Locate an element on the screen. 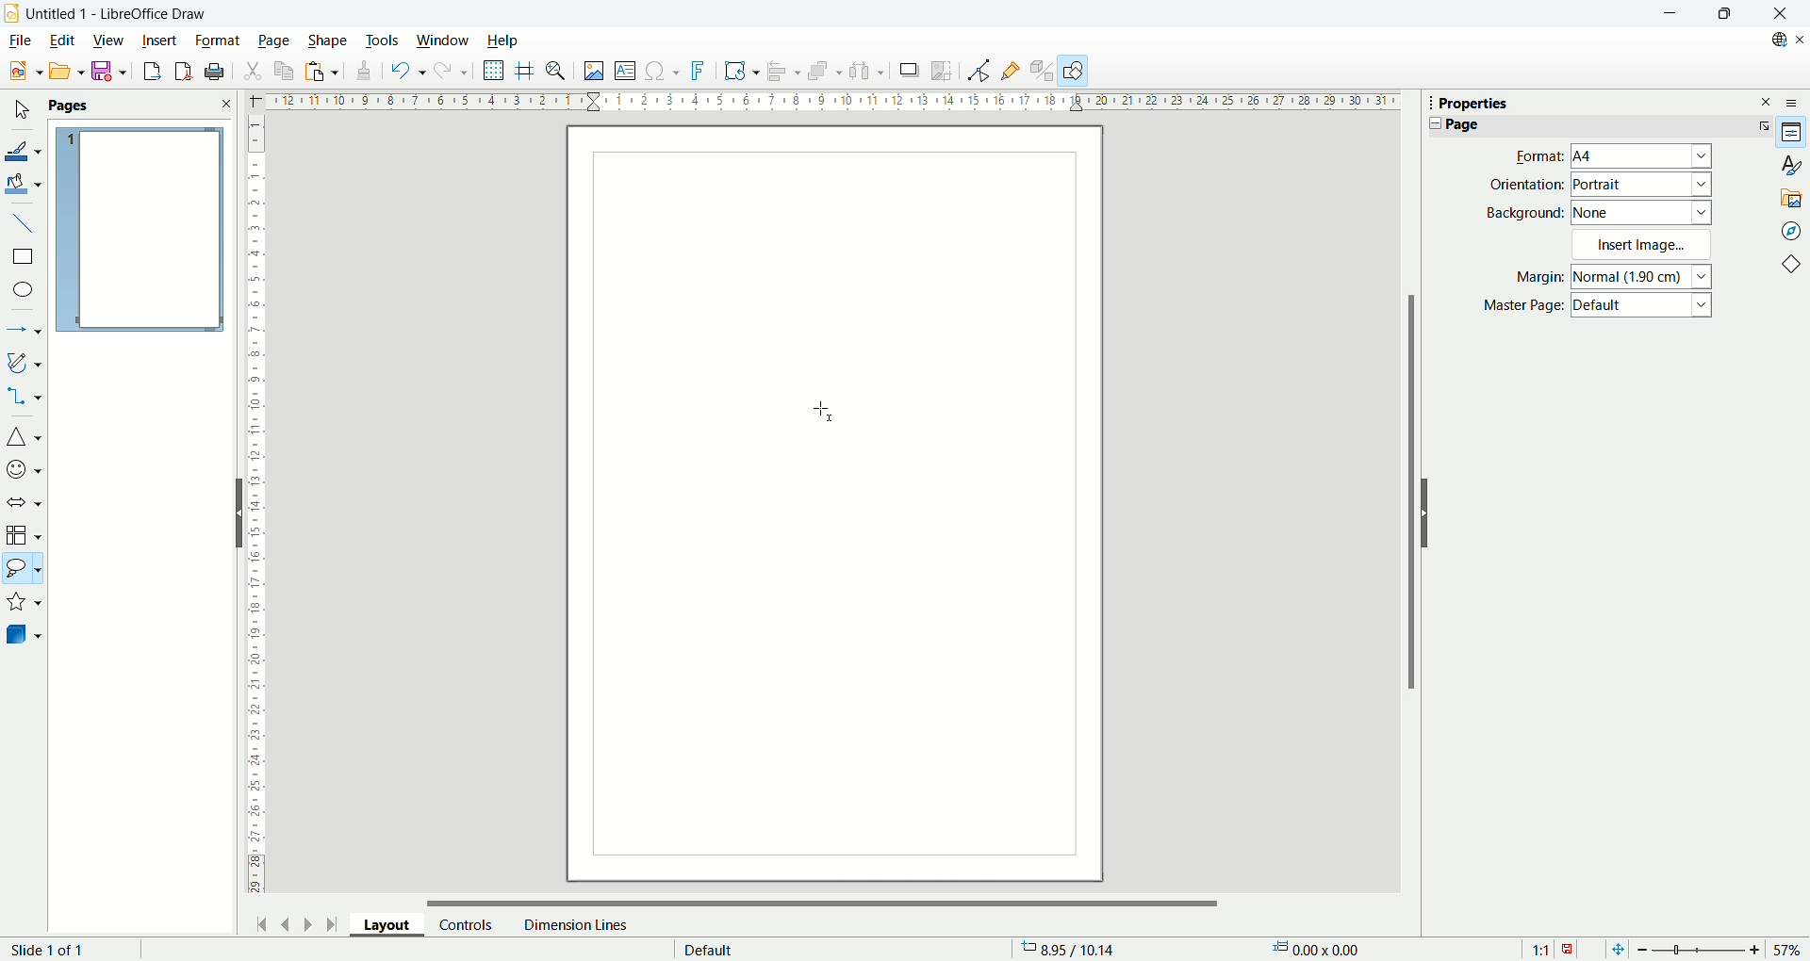 The width and height of the screenshot is (1810, 961). scaling factor is located at coordinates (1552, 948).